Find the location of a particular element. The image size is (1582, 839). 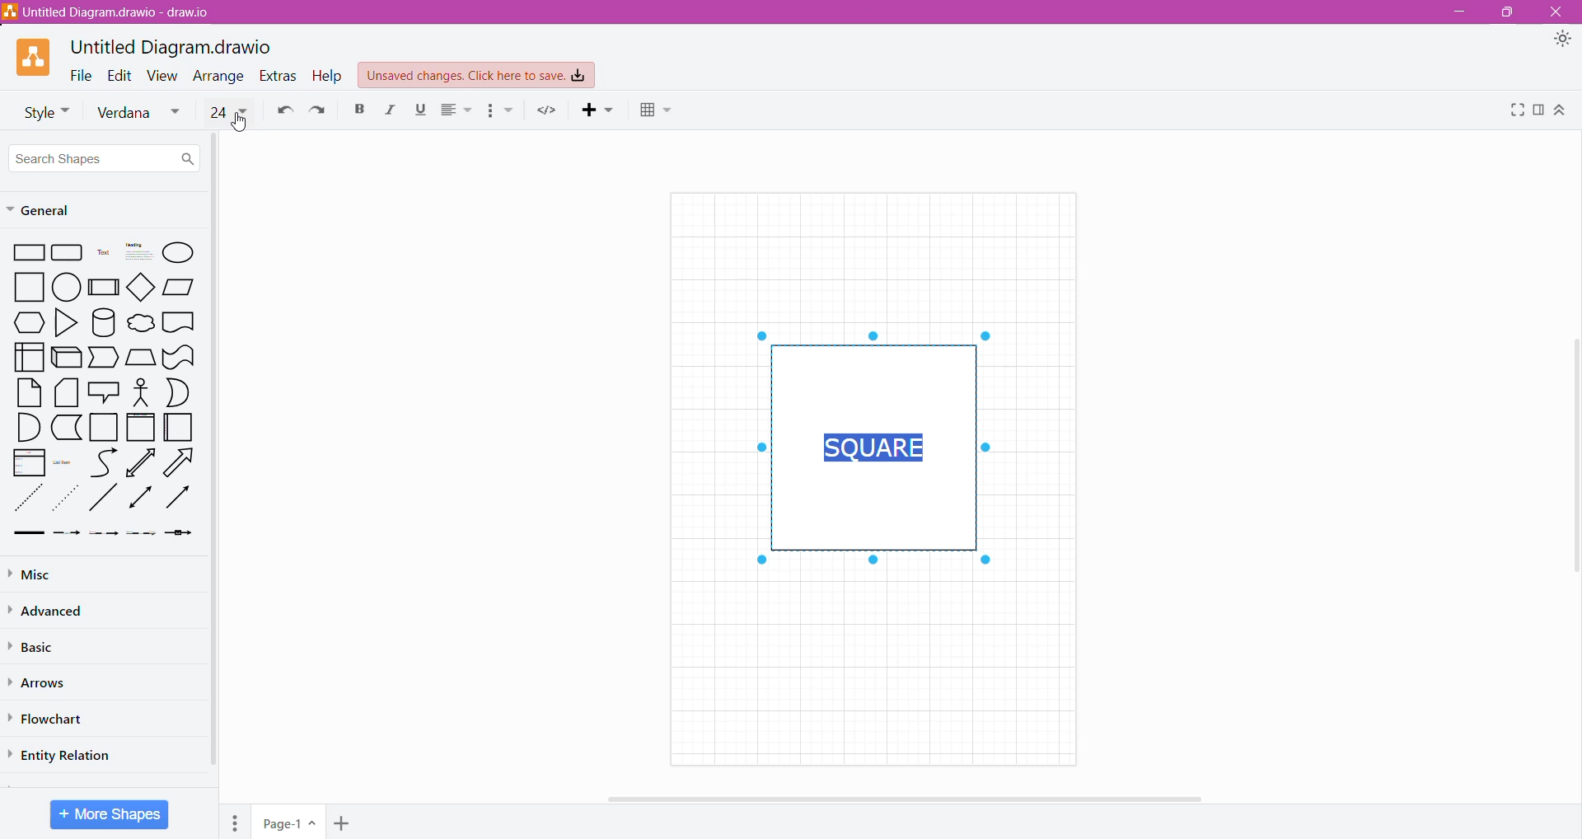

Ellipse is located at coordinates (180, 253).